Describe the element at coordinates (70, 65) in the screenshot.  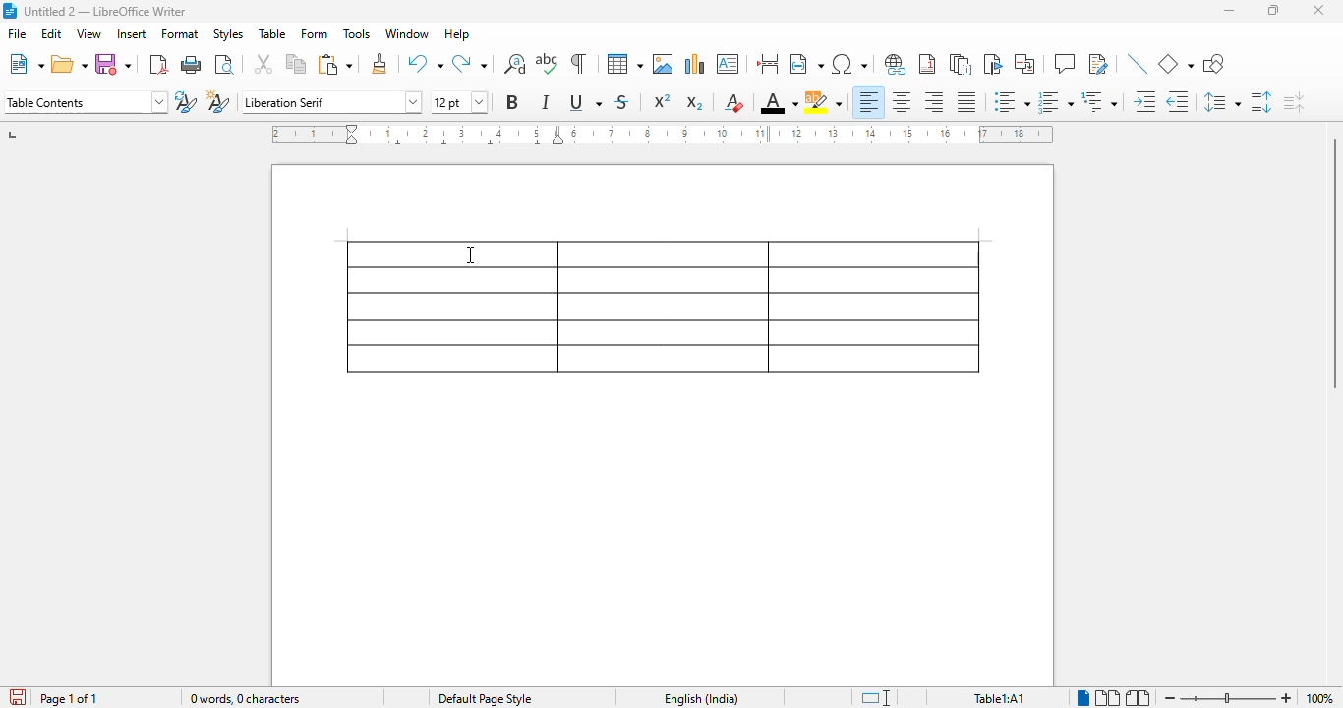
I see `open` at that location.